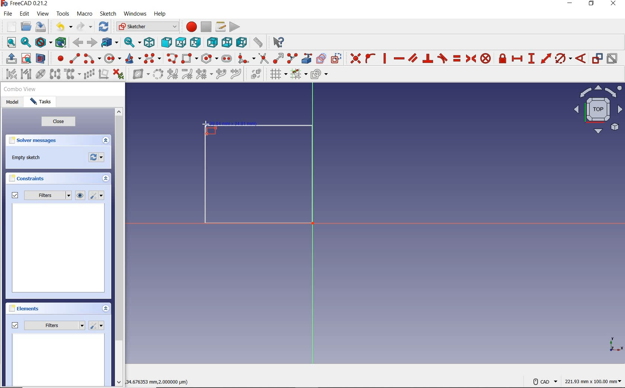  What do you see at coordinates (570, 5) in the screenshot?
I see `minimize` at bounding box center [570, 5].